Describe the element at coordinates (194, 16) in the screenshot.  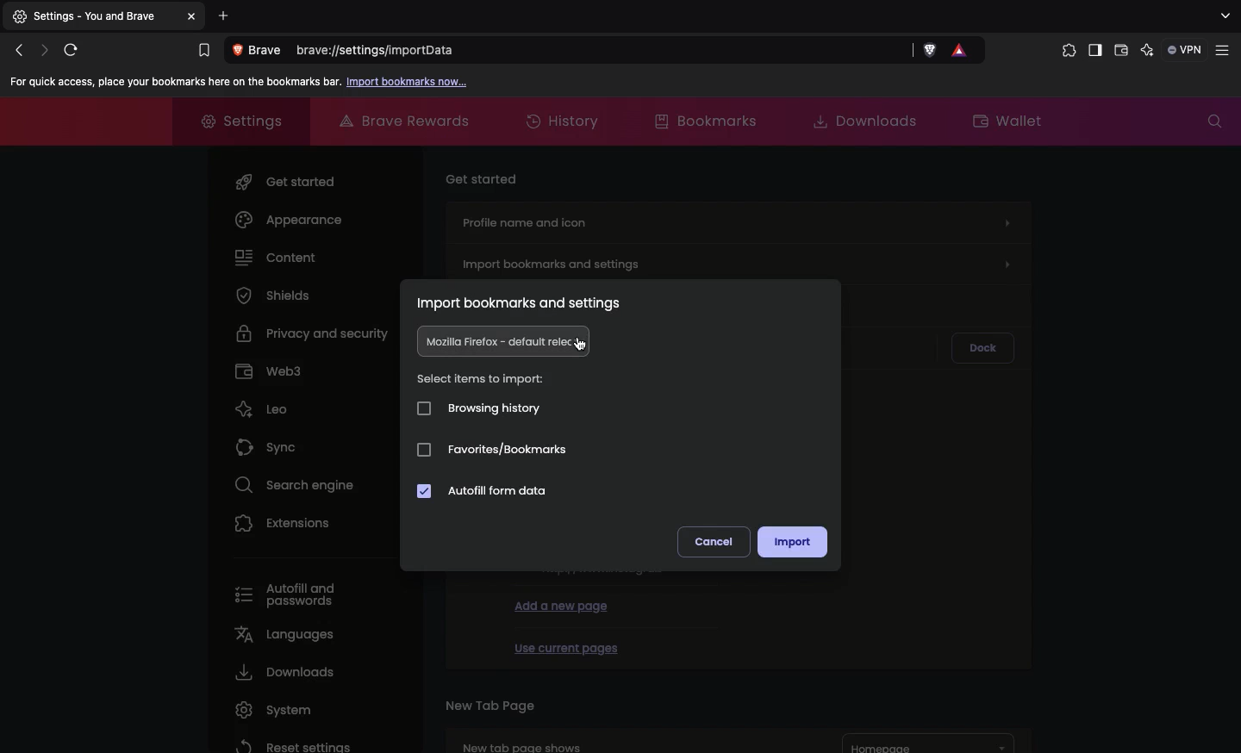
I see `` at that location.